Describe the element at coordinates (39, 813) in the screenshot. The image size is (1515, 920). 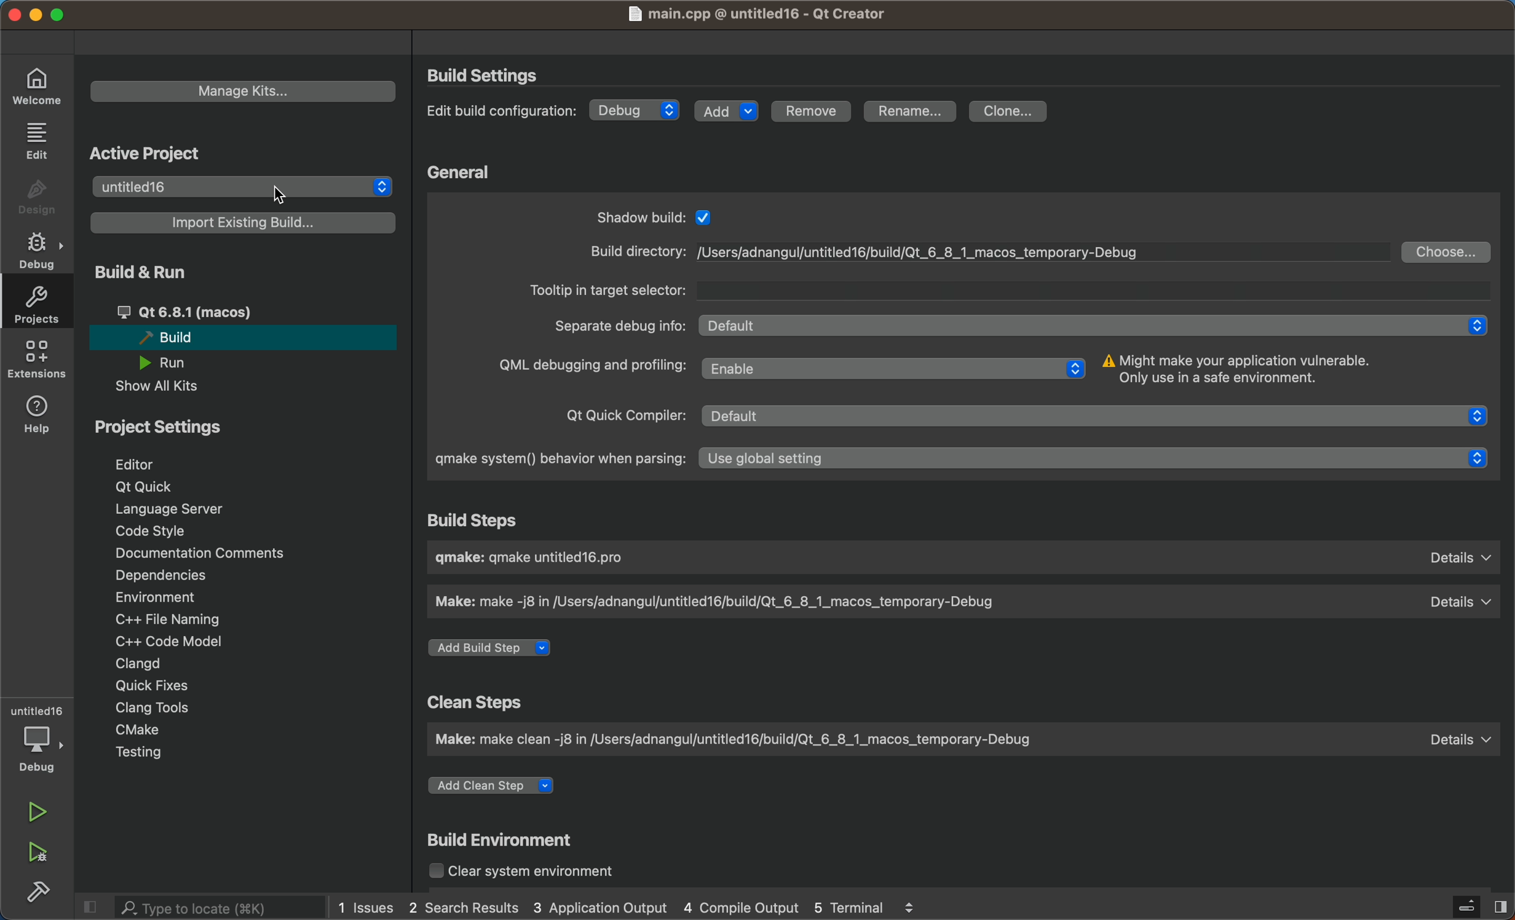
I see `run` at that location.